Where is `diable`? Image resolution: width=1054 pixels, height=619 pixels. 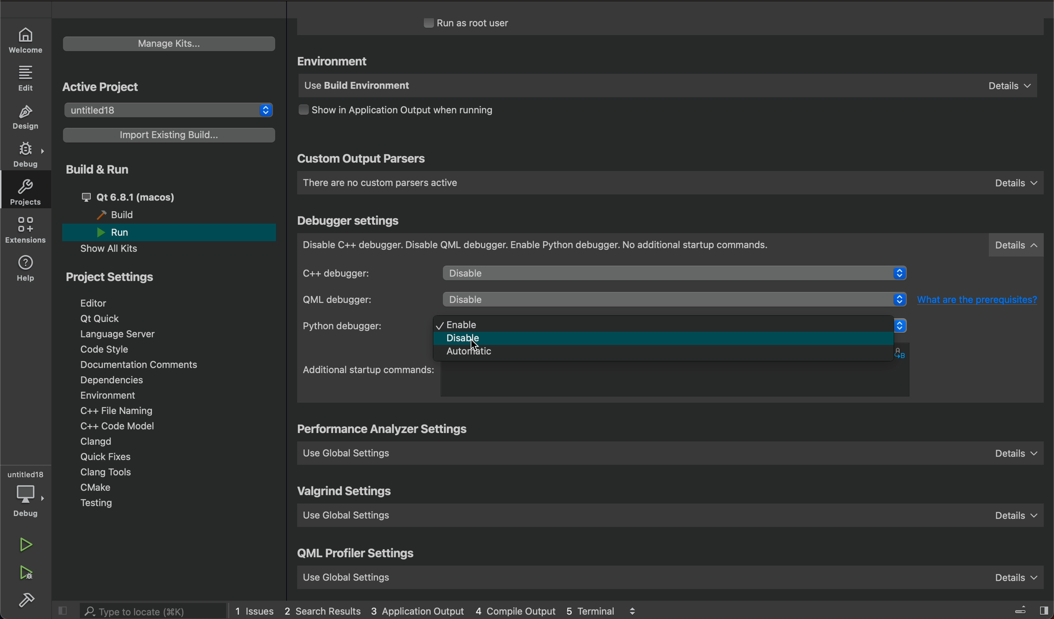 diable is located at coordinates (676, 274).